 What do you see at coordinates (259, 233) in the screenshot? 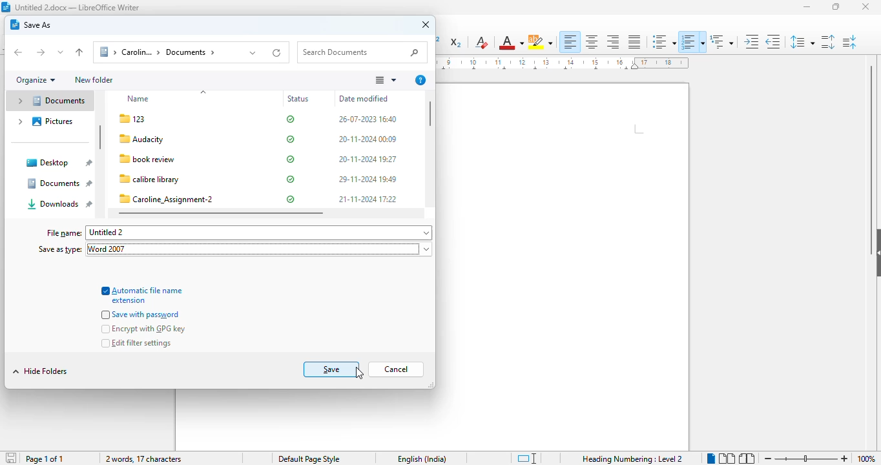
I see `untitled 2` at bounding box center [259, 233].